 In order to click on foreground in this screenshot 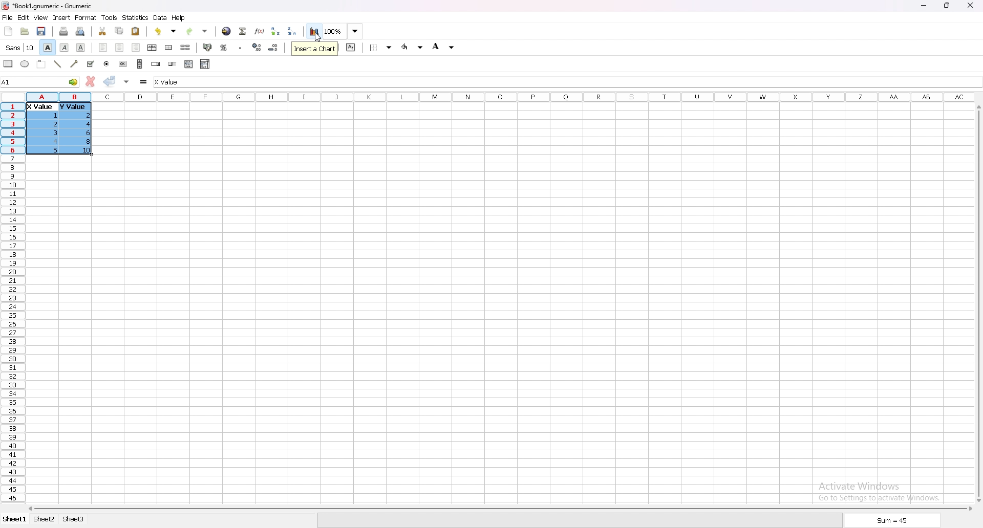, I will do `click(413, 47)`.